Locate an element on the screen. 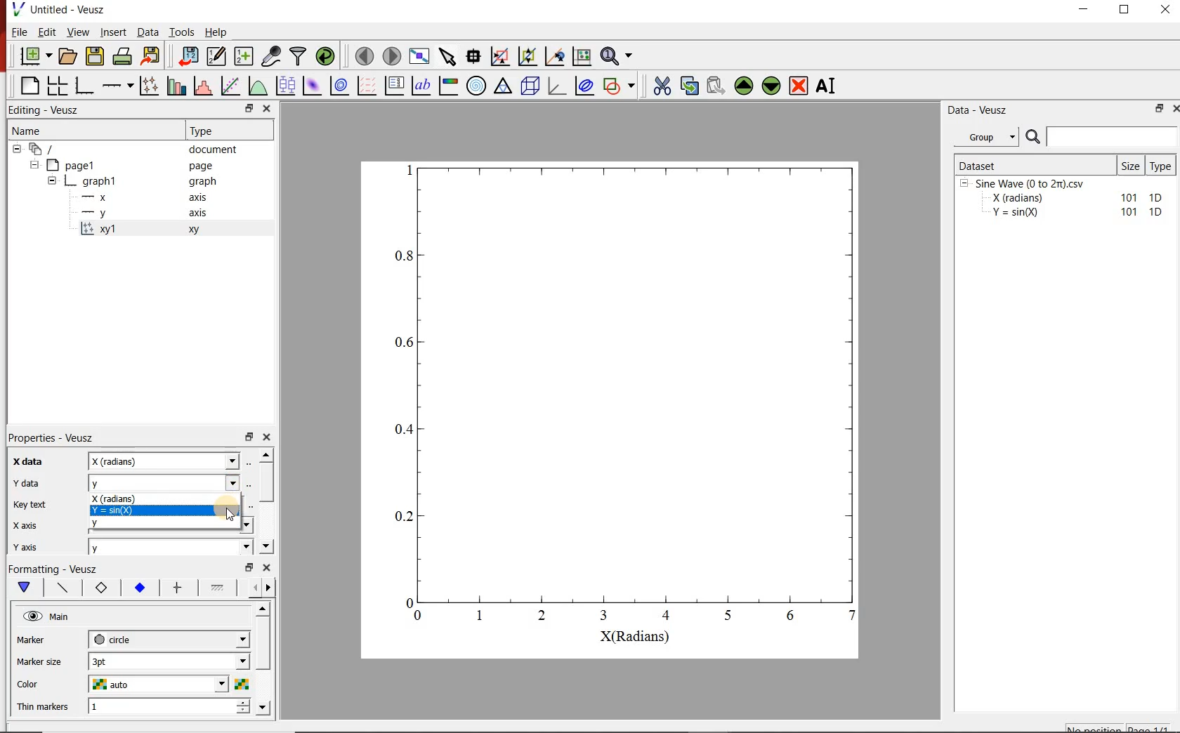  1 is located at coordinates (169, 707).